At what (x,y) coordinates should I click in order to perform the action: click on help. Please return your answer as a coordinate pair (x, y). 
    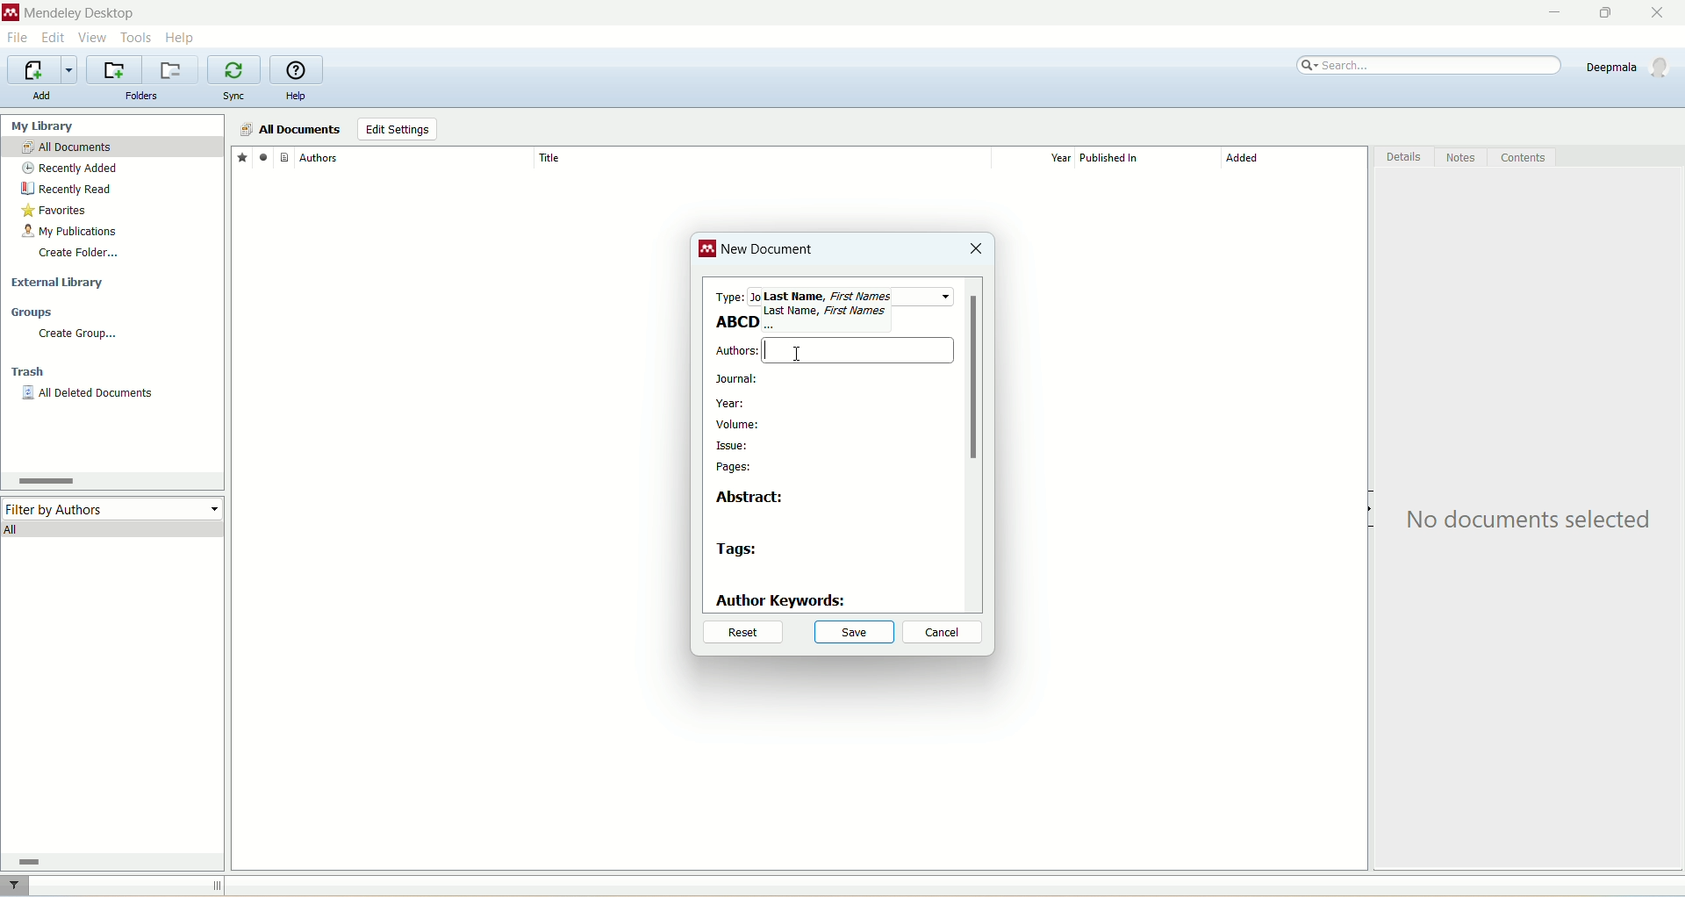
    Looking at the image, I should click on (296, 97).